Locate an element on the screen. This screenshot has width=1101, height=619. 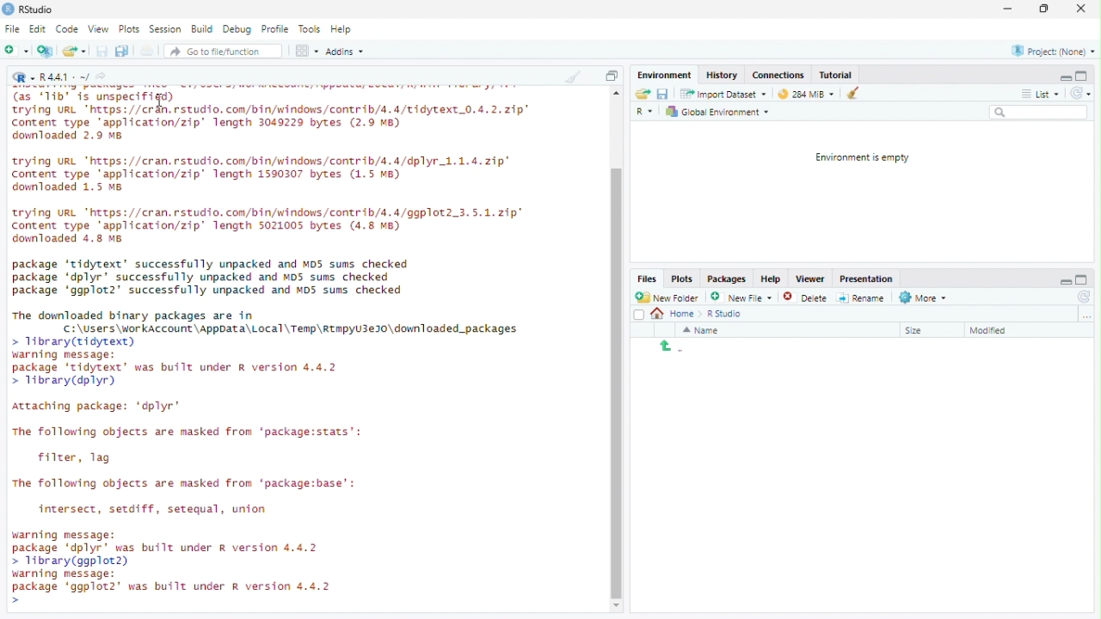
The following objects are masked from ‘package:base’:
intersect, setdiff, setequal, union is located at coordinates (190, 498).